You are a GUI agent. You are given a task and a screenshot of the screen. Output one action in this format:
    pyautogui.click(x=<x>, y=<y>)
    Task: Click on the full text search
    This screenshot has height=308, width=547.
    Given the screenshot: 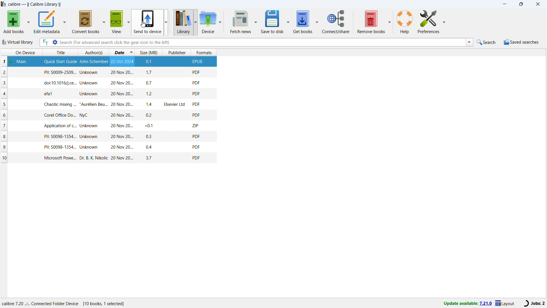 What is the action you would take?
    pyautogui.click(x=44, y=42)
    